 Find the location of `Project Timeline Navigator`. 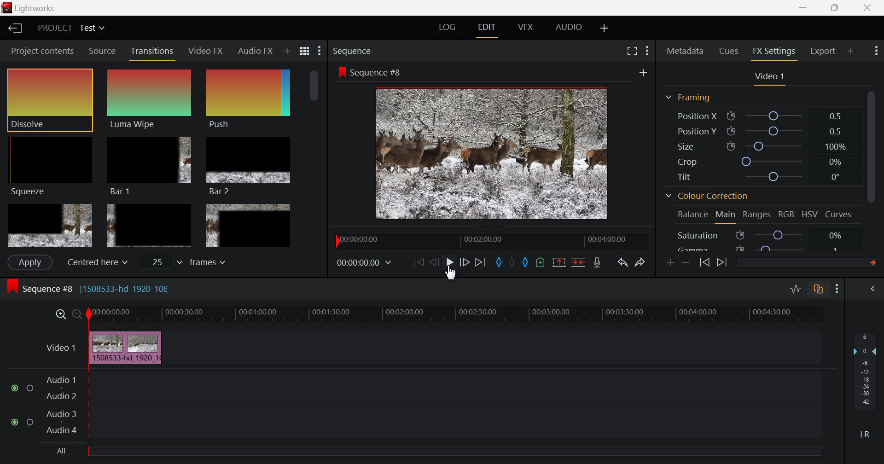

Project Timeline Navigator is located at coordinates (490, 241).